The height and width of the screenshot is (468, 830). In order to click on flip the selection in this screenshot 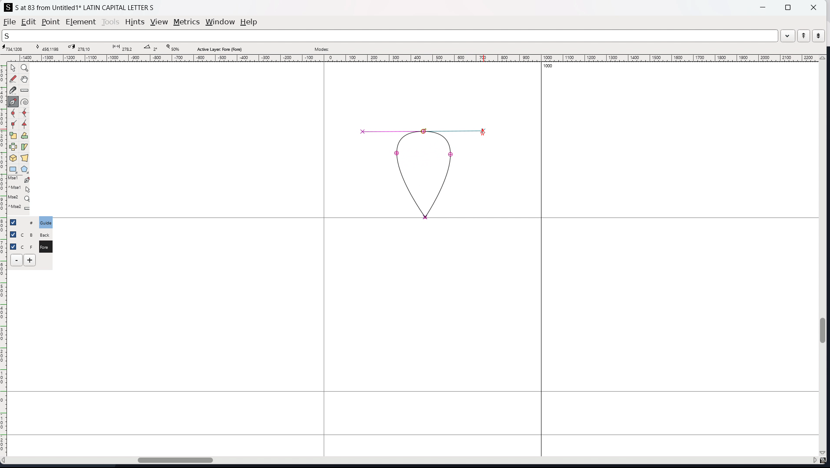, I will do `click(13, 147)`.